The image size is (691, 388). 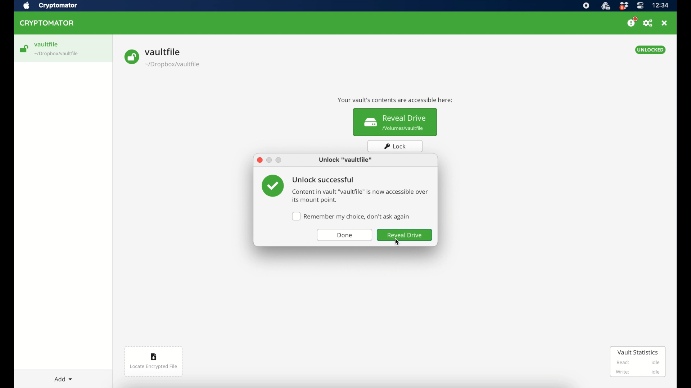 I want to click on preferences, so click(x=648, y=23).